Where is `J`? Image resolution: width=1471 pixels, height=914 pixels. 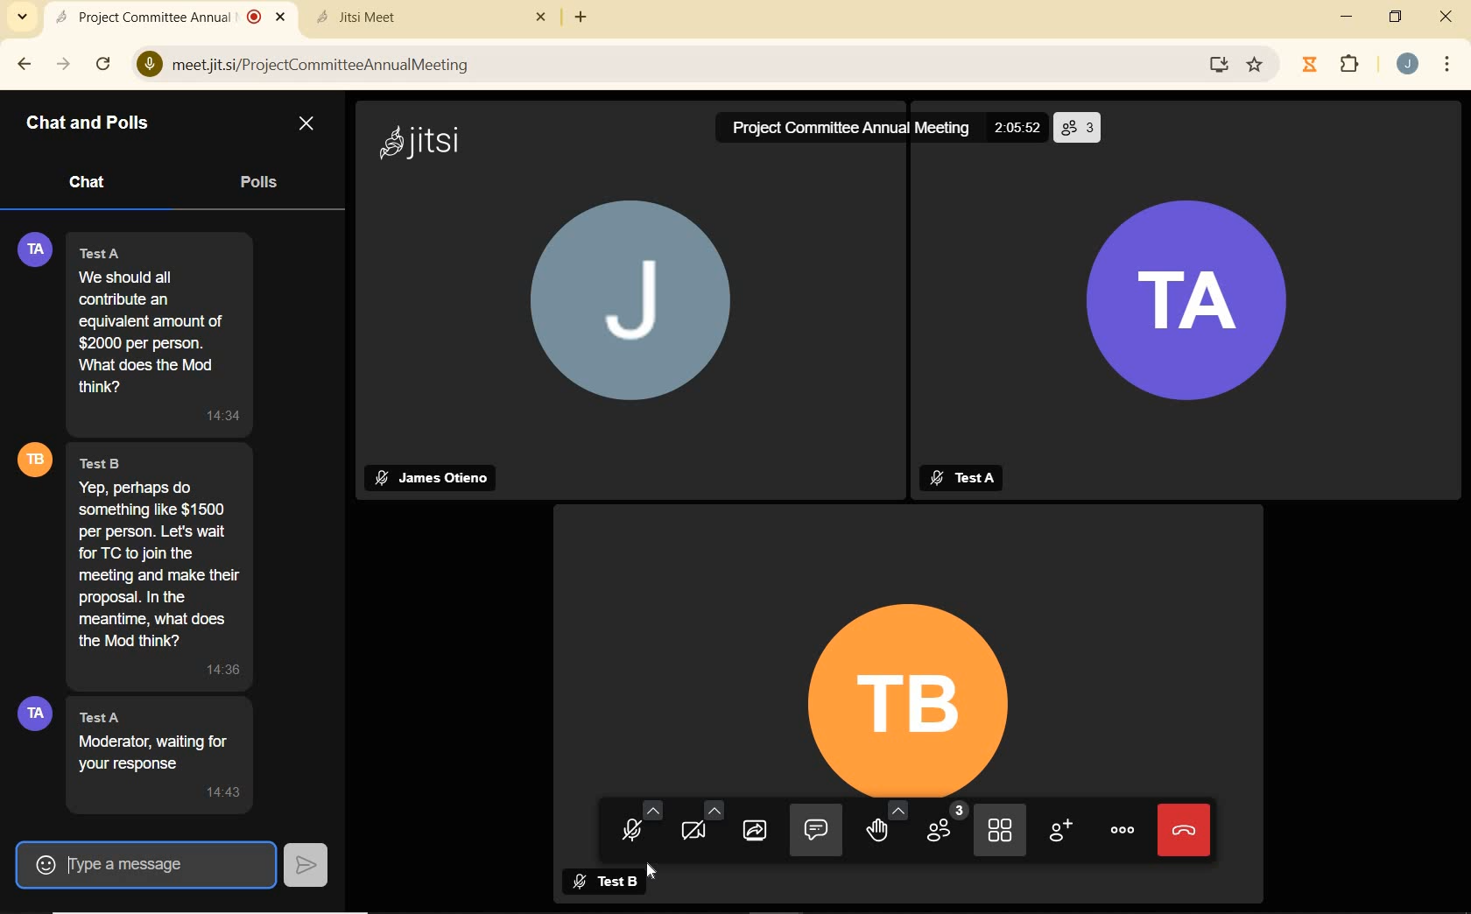 J is located at coordinates (608, 322).